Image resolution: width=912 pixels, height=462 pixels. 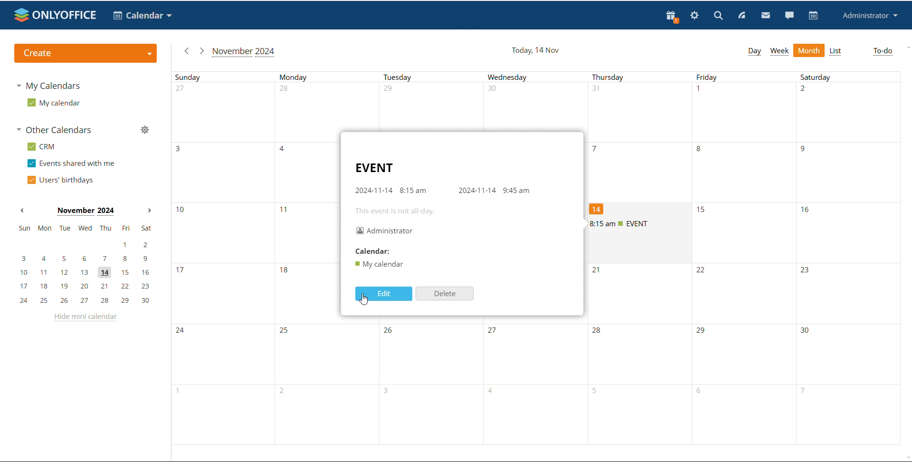 What do you see at coordinates (541, 355) in the screenshot?
I see `Tuesdays` at bounding box center [541, 355].